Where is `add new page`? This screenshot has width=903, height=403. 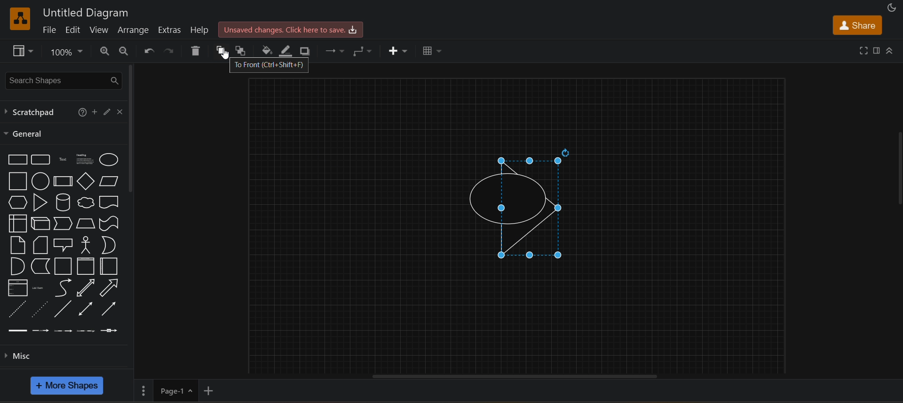 add new page is located at coordinates (218, 390).